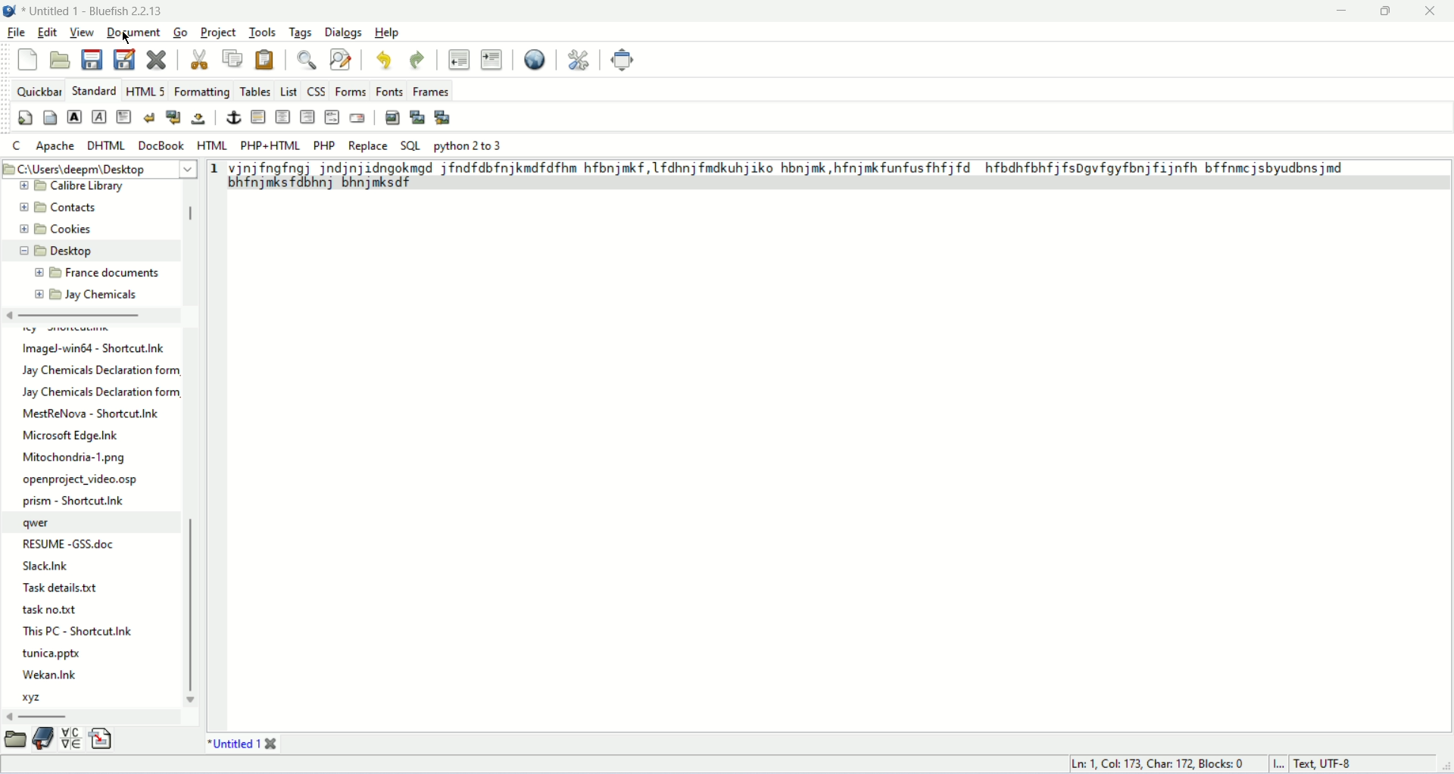 The height and width of the screenshot is (774, 1454). Describe the element at coordinates (307, 60) in the screenshot. I see `show find bar` at that location.